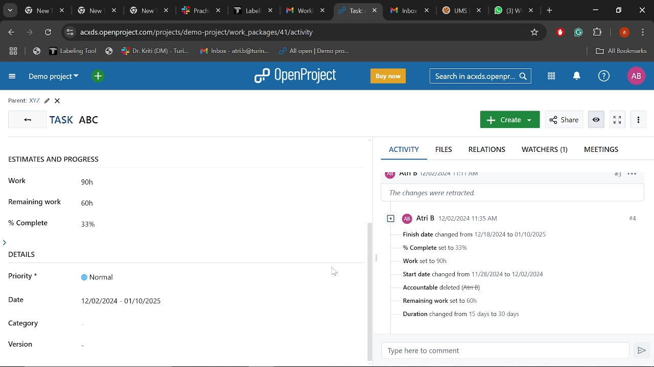  Describe the element at coordinates (635, 76) in the screenshot. I see `Profile` at that location.